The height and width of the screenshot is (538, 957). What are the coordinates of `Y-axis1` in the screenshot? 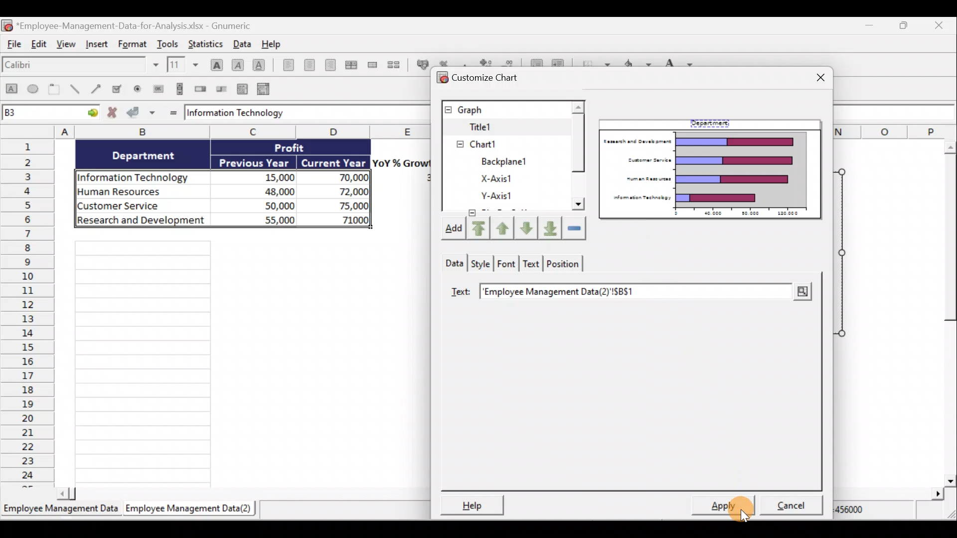 It's located at (494, 178).